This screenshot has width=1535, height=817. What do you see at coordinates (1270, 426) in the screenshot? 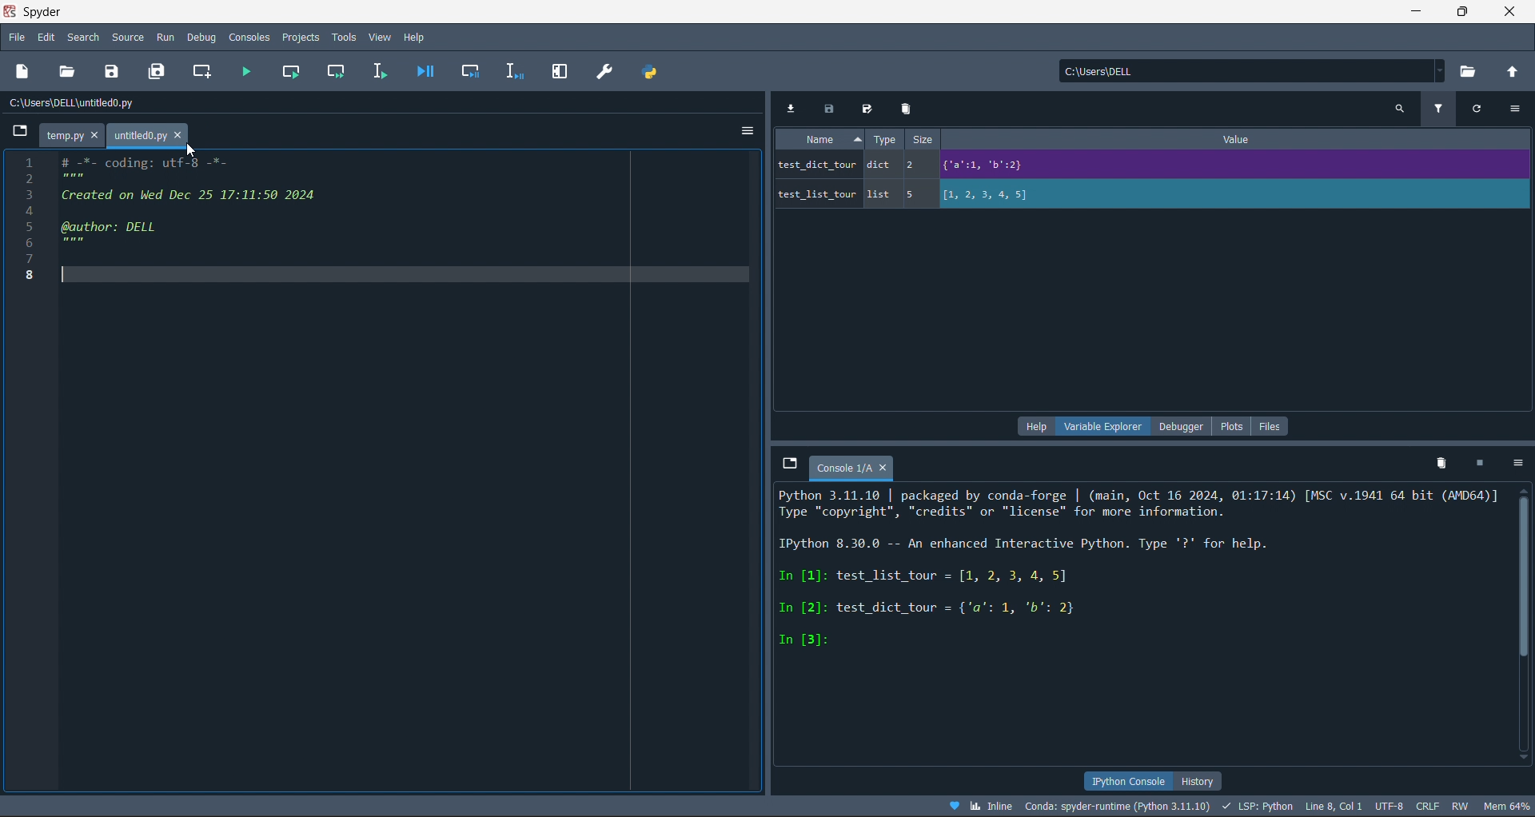
I see `files pane` at bounding box center [1270, 426].